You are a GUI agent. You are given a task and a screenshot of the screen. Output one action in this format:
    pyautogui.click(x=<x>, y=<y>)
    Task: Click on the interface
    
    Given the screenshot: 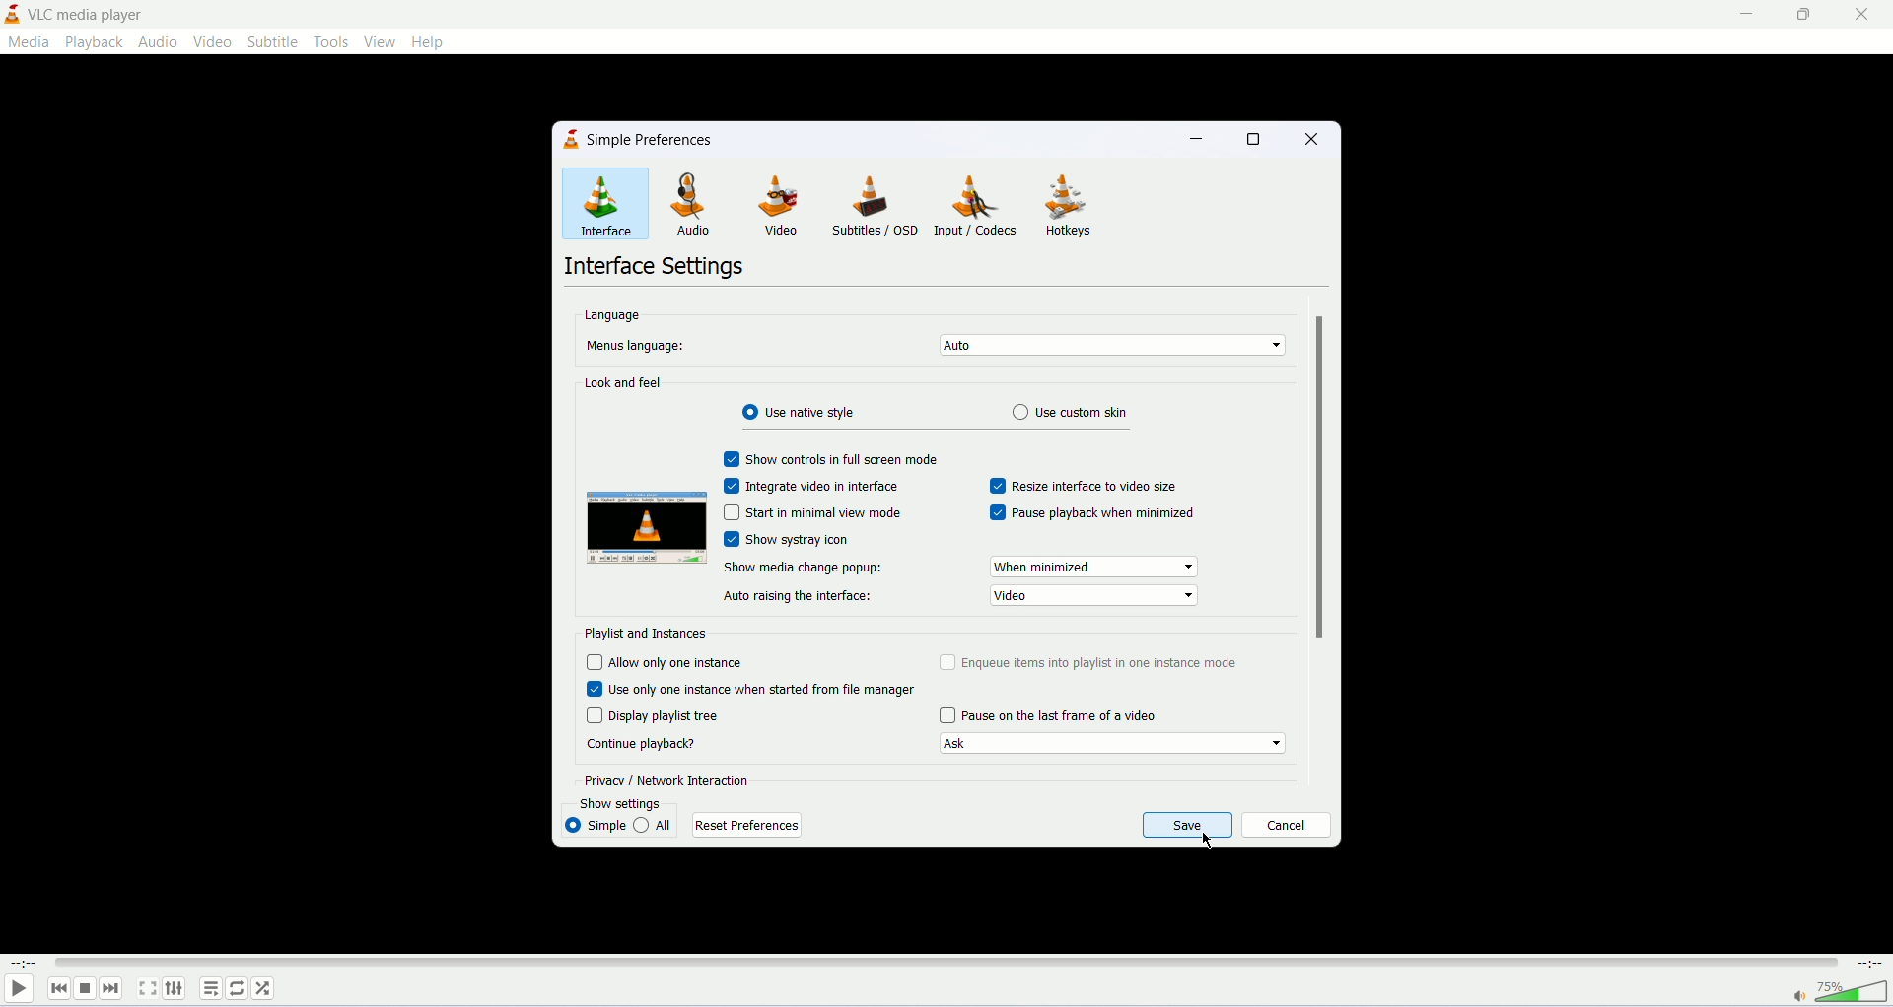 What is the action you would take?
    pyautogui.click(x=595, y=208)
    